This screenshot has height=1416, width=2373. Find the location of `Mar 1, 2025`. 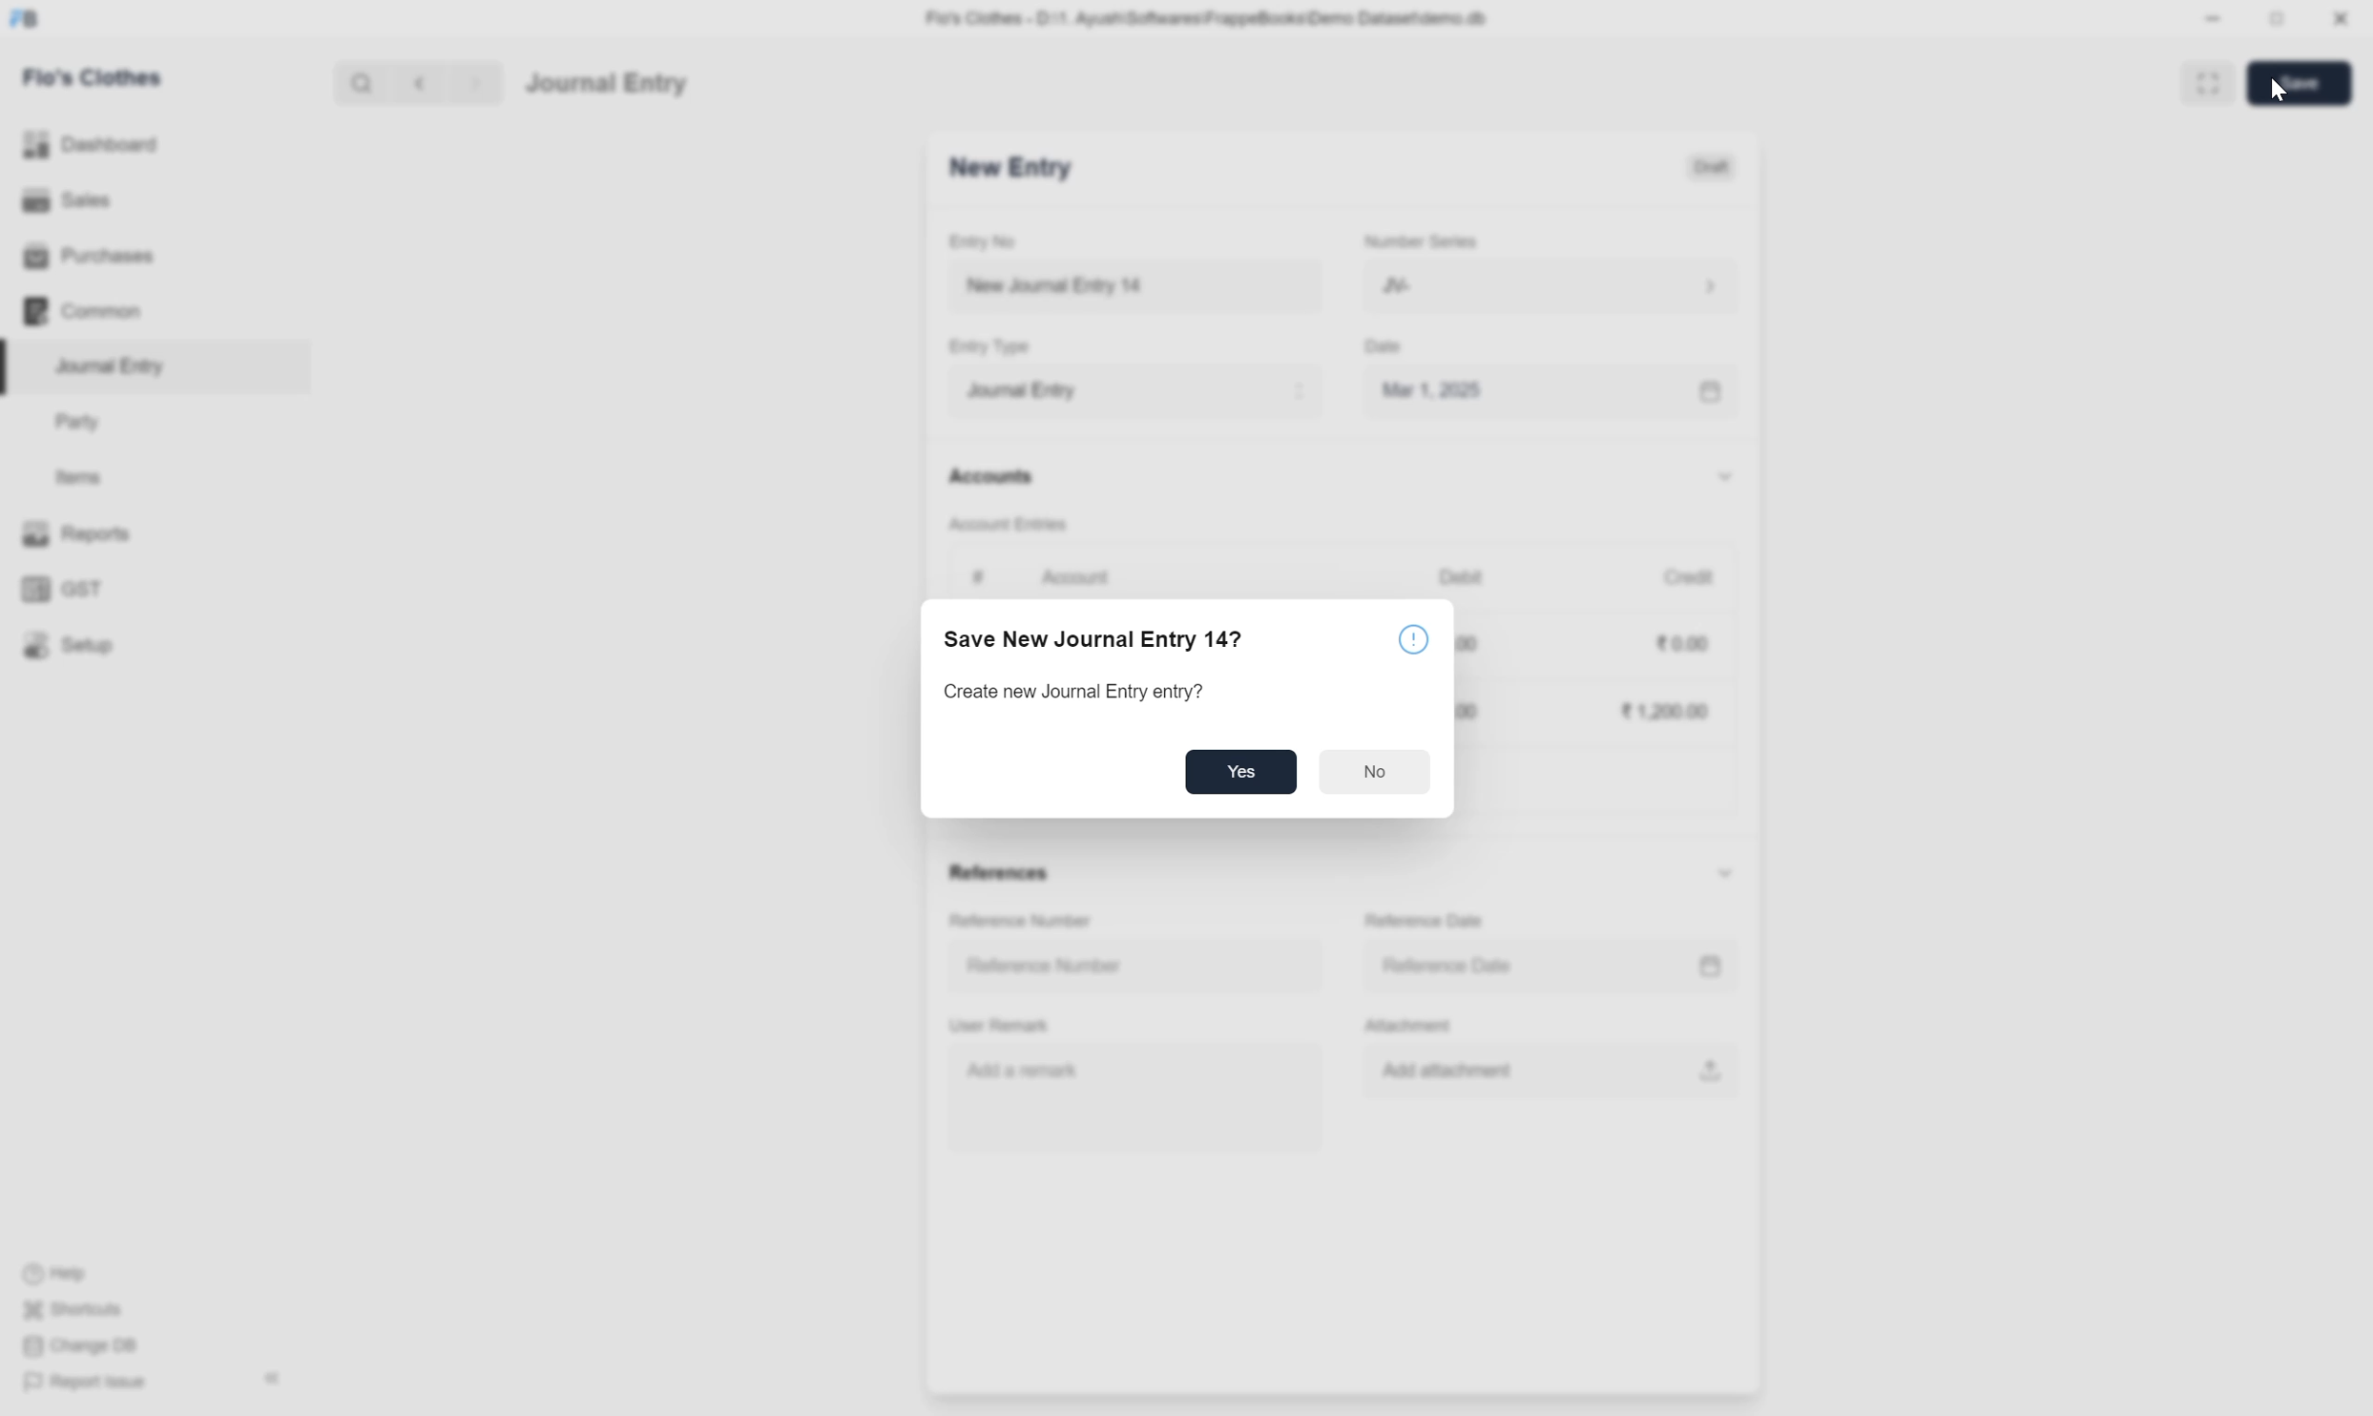

Mar 1, 2025 is located at coordinates (1432, 389).